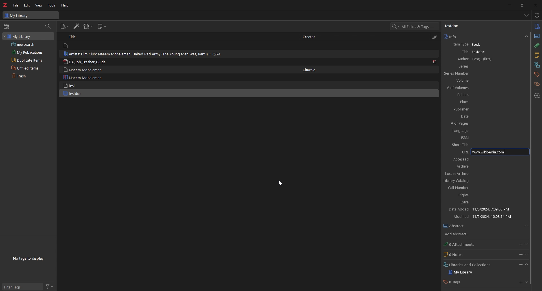 Image resolution: width=542 pixels, height=291 pixels. Describe the element at coordinates (486, 160) in the screenshot. I see `Accessed` at that location.